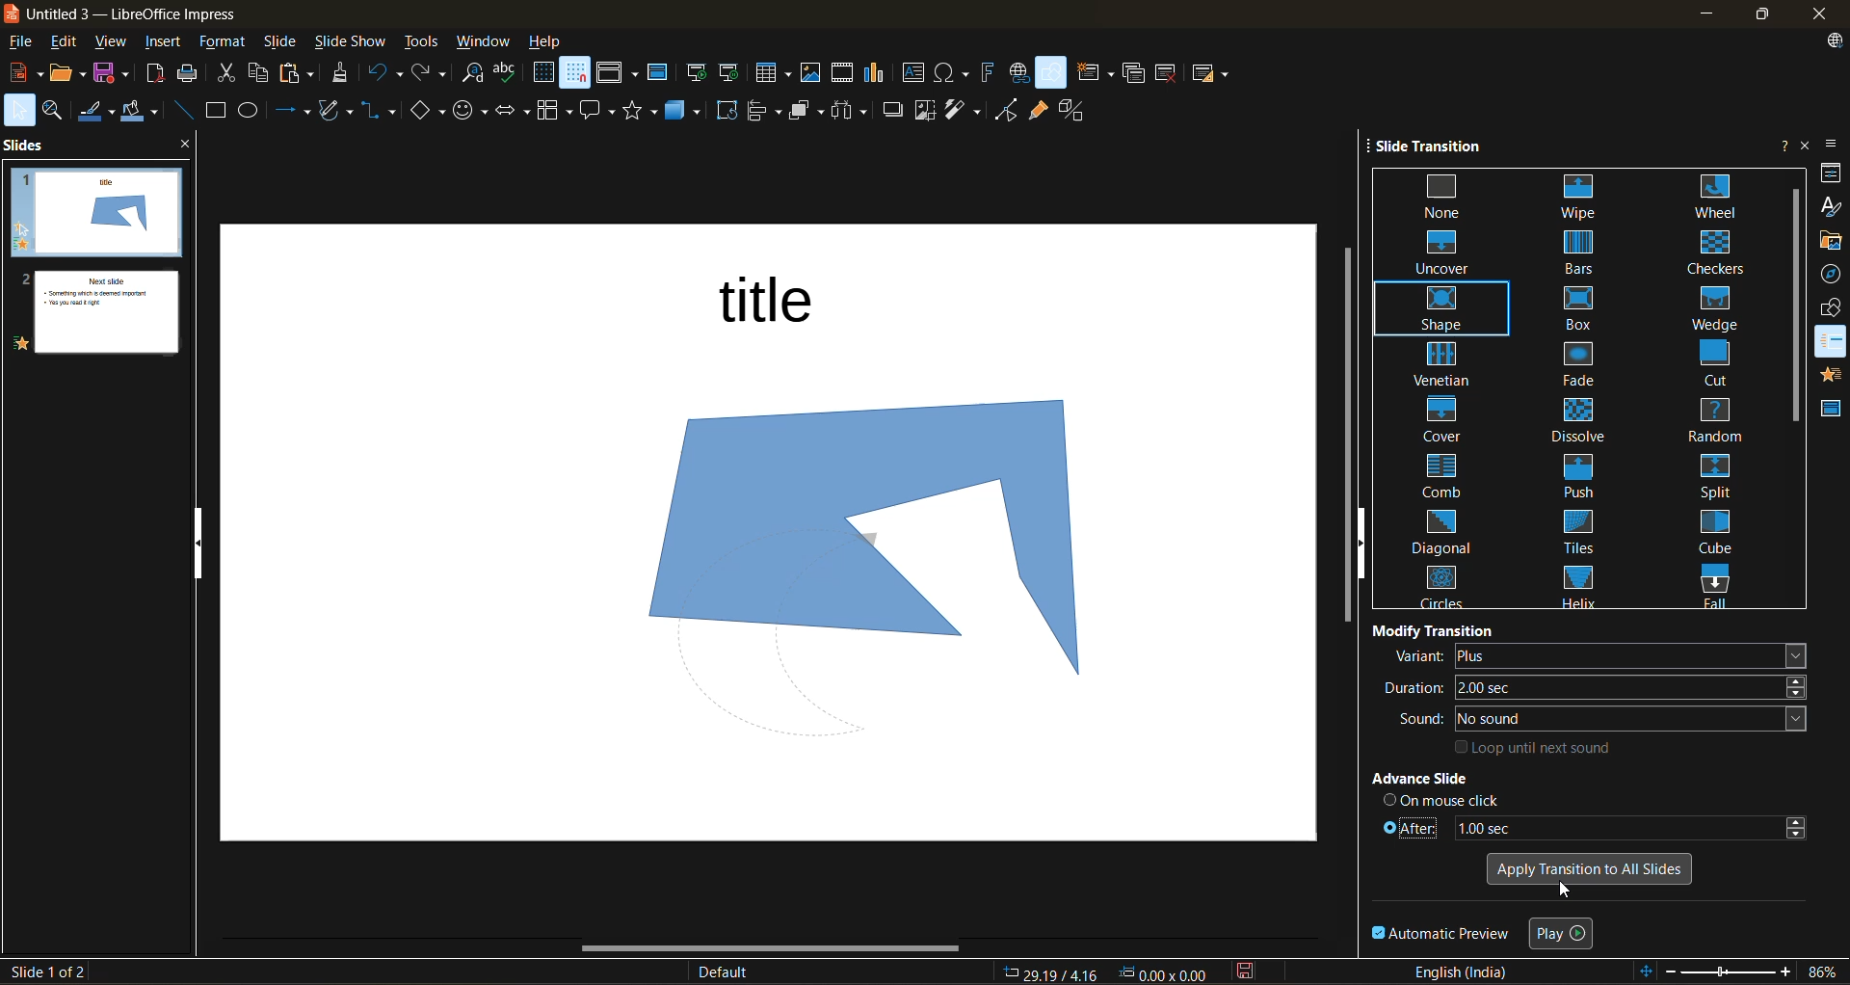  I want to click on fit to slide, so click(1649, 970).